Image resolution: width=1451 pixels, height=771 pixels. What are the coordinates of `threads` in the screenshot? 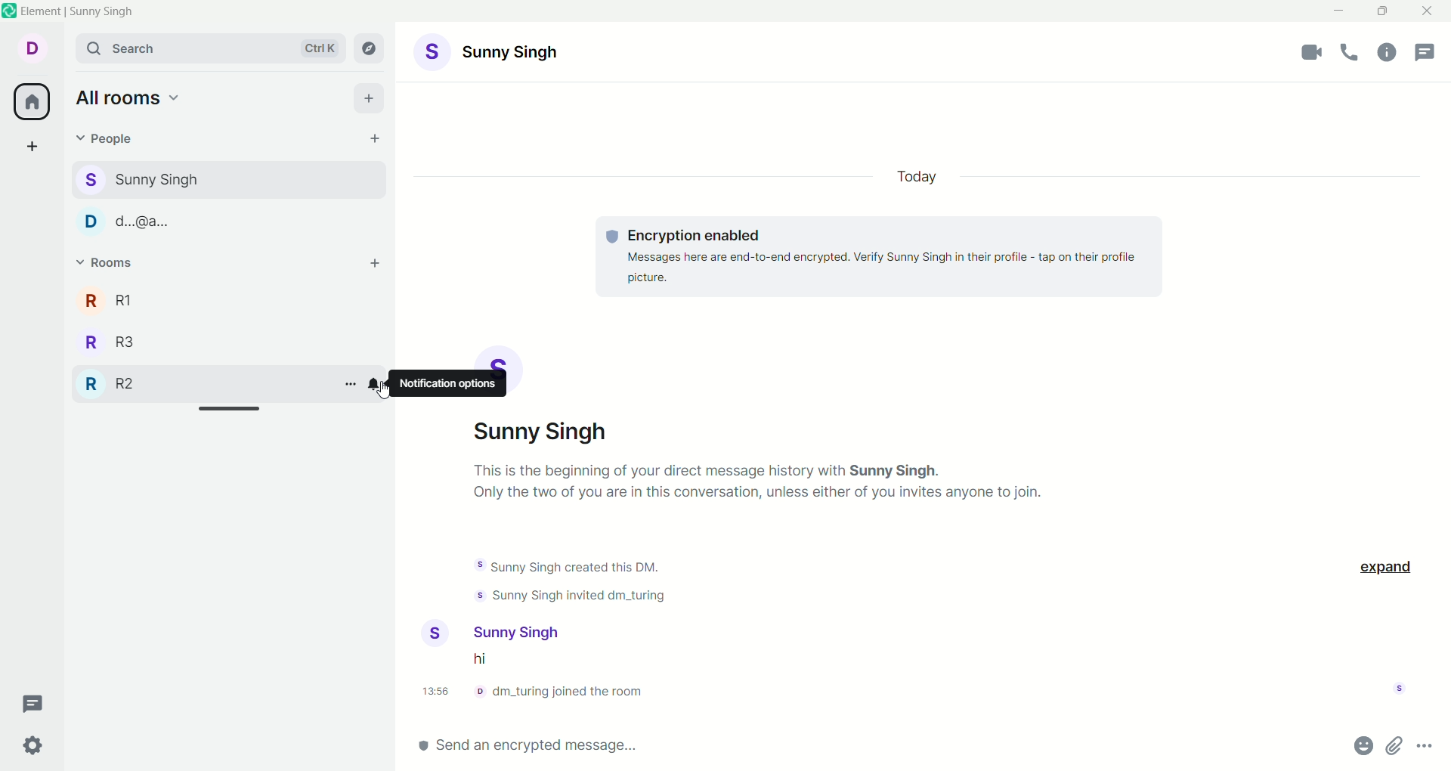 It's located at (39, 701).